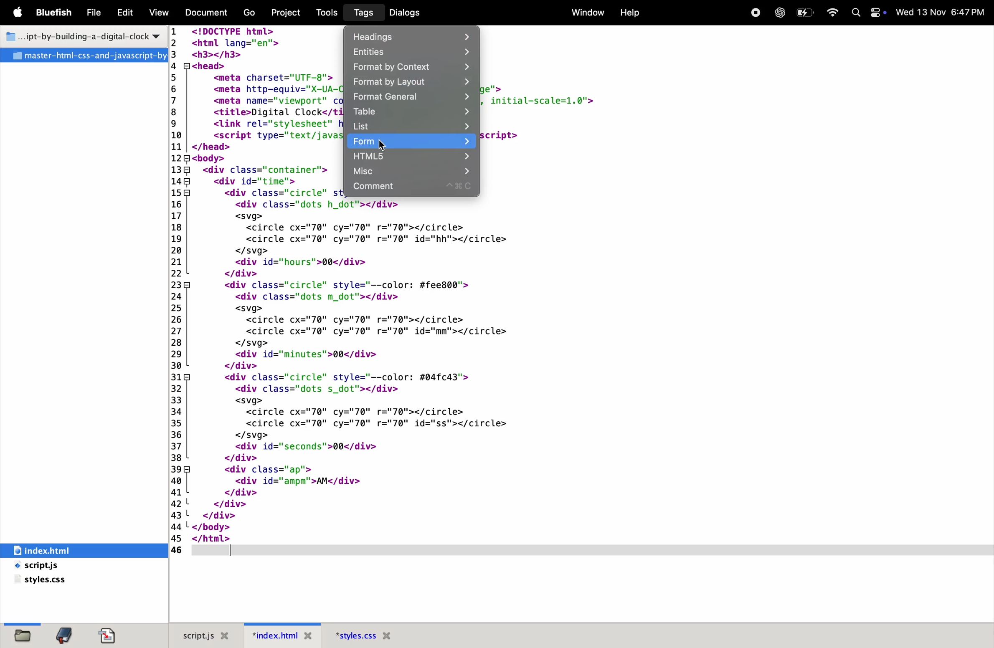 Image resolution: width=994 pixels, height=648 pixels. Describe the element at coordinates (410, 98) in the screenshot. I see `format general` at that location.